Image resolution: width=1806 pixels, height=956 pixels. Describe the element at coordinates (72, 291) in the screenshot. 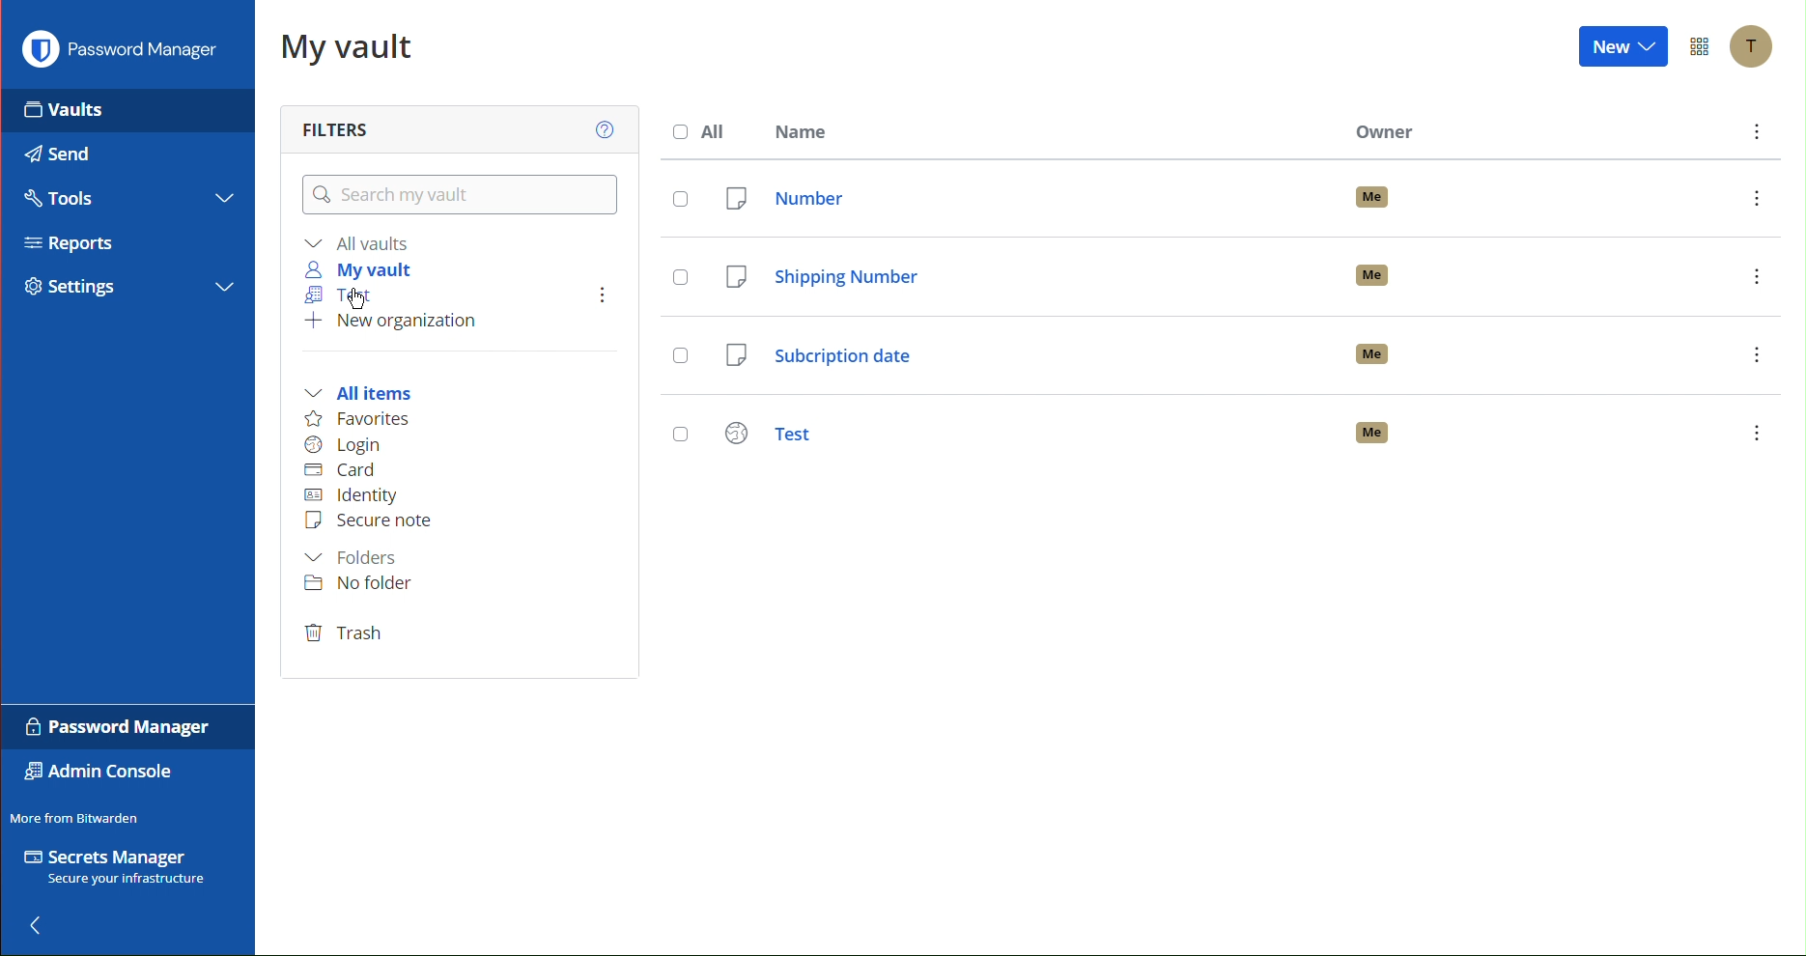

I see `Settings` at that location.